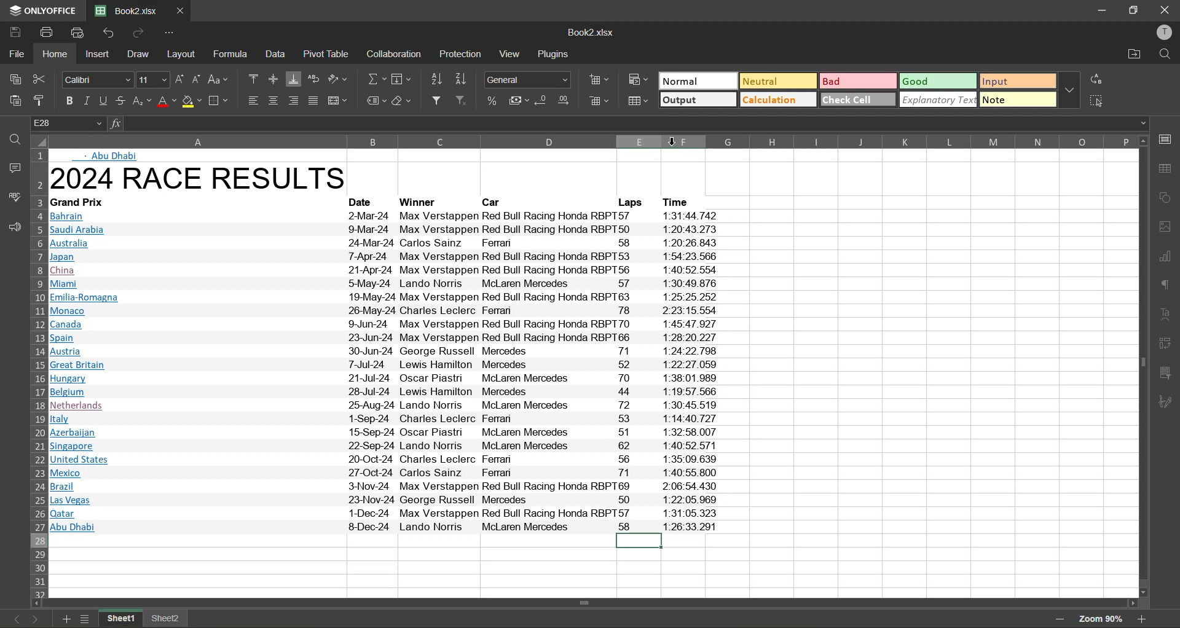 The height and width of the screenshot is (628, 1180). I want to click on feedback, so click(11, 226).